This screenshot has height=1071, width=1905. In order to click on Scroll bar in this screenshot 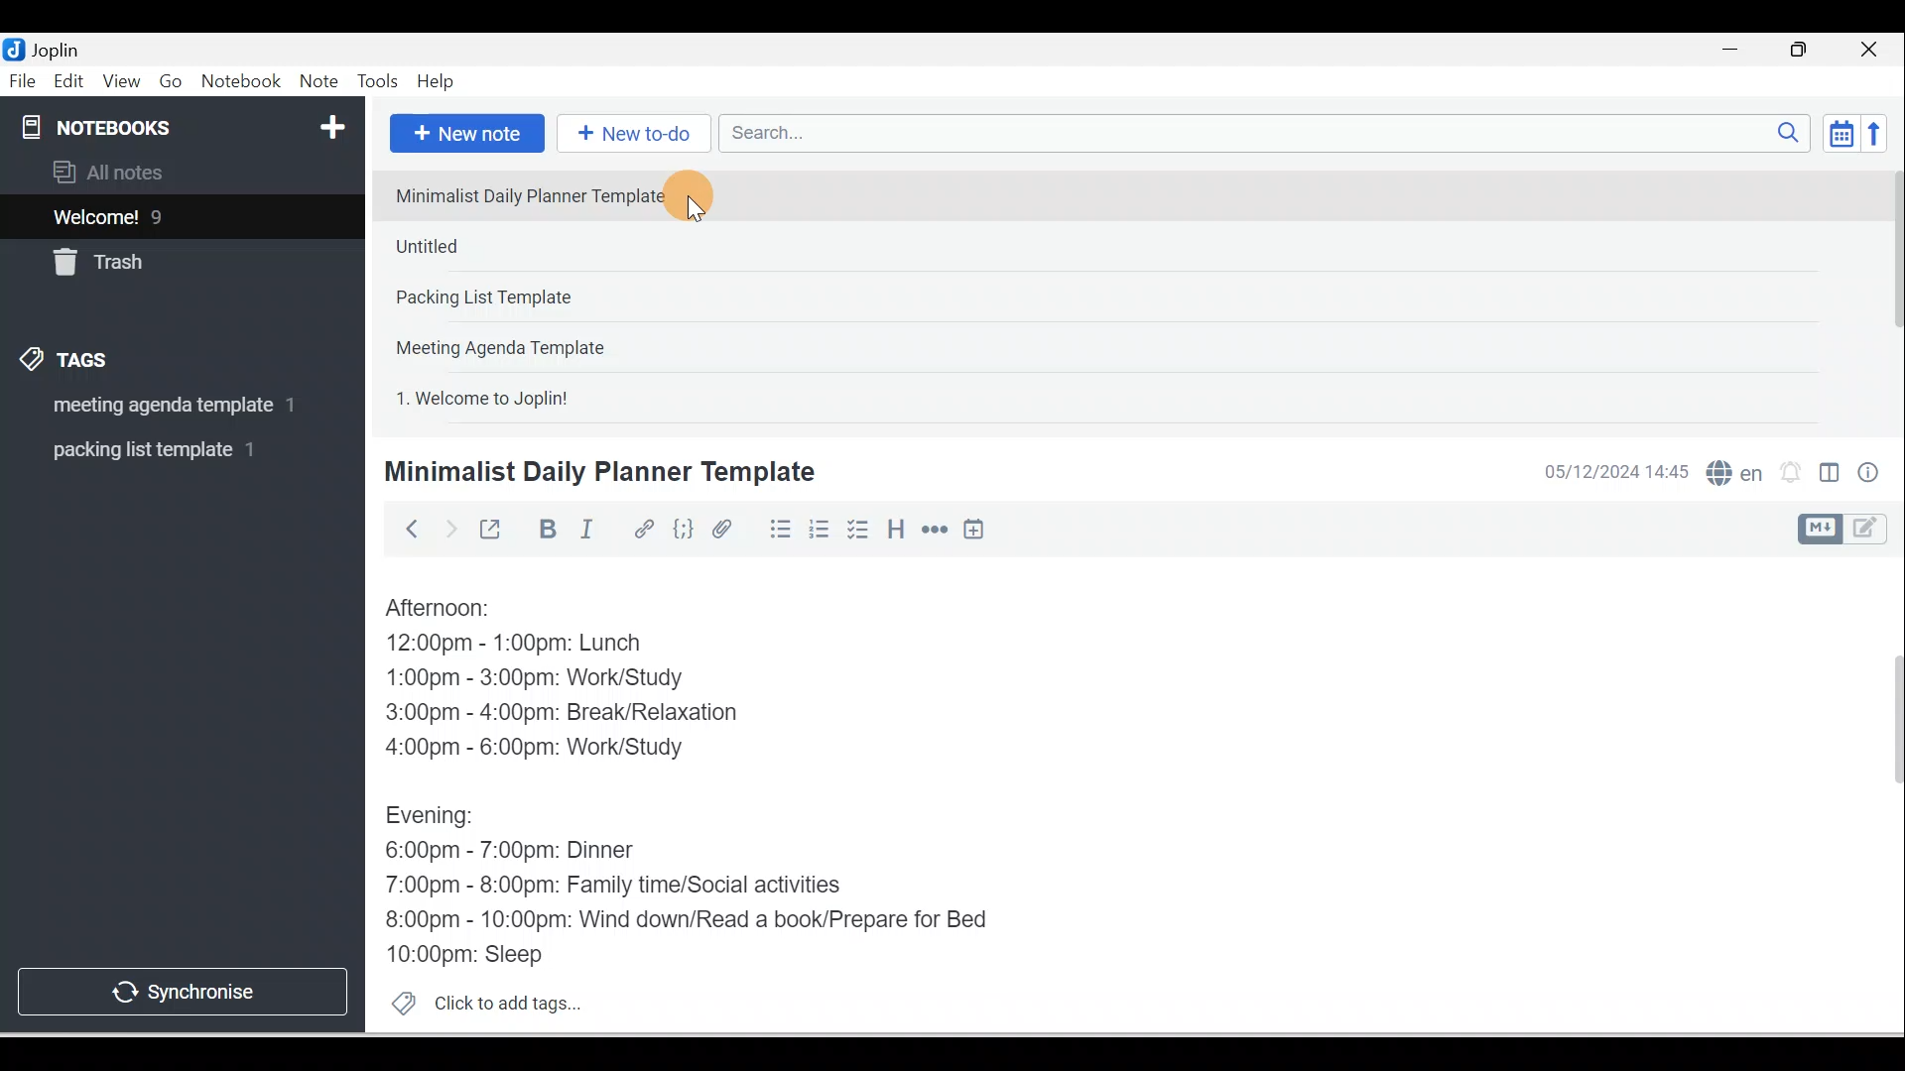, I will do `click(1889, 294)`.